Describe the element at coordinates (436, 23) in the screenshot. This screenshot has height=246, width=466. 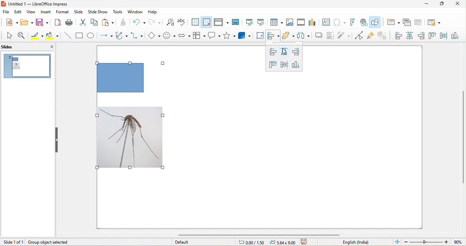
I see `slide layout` at that location.